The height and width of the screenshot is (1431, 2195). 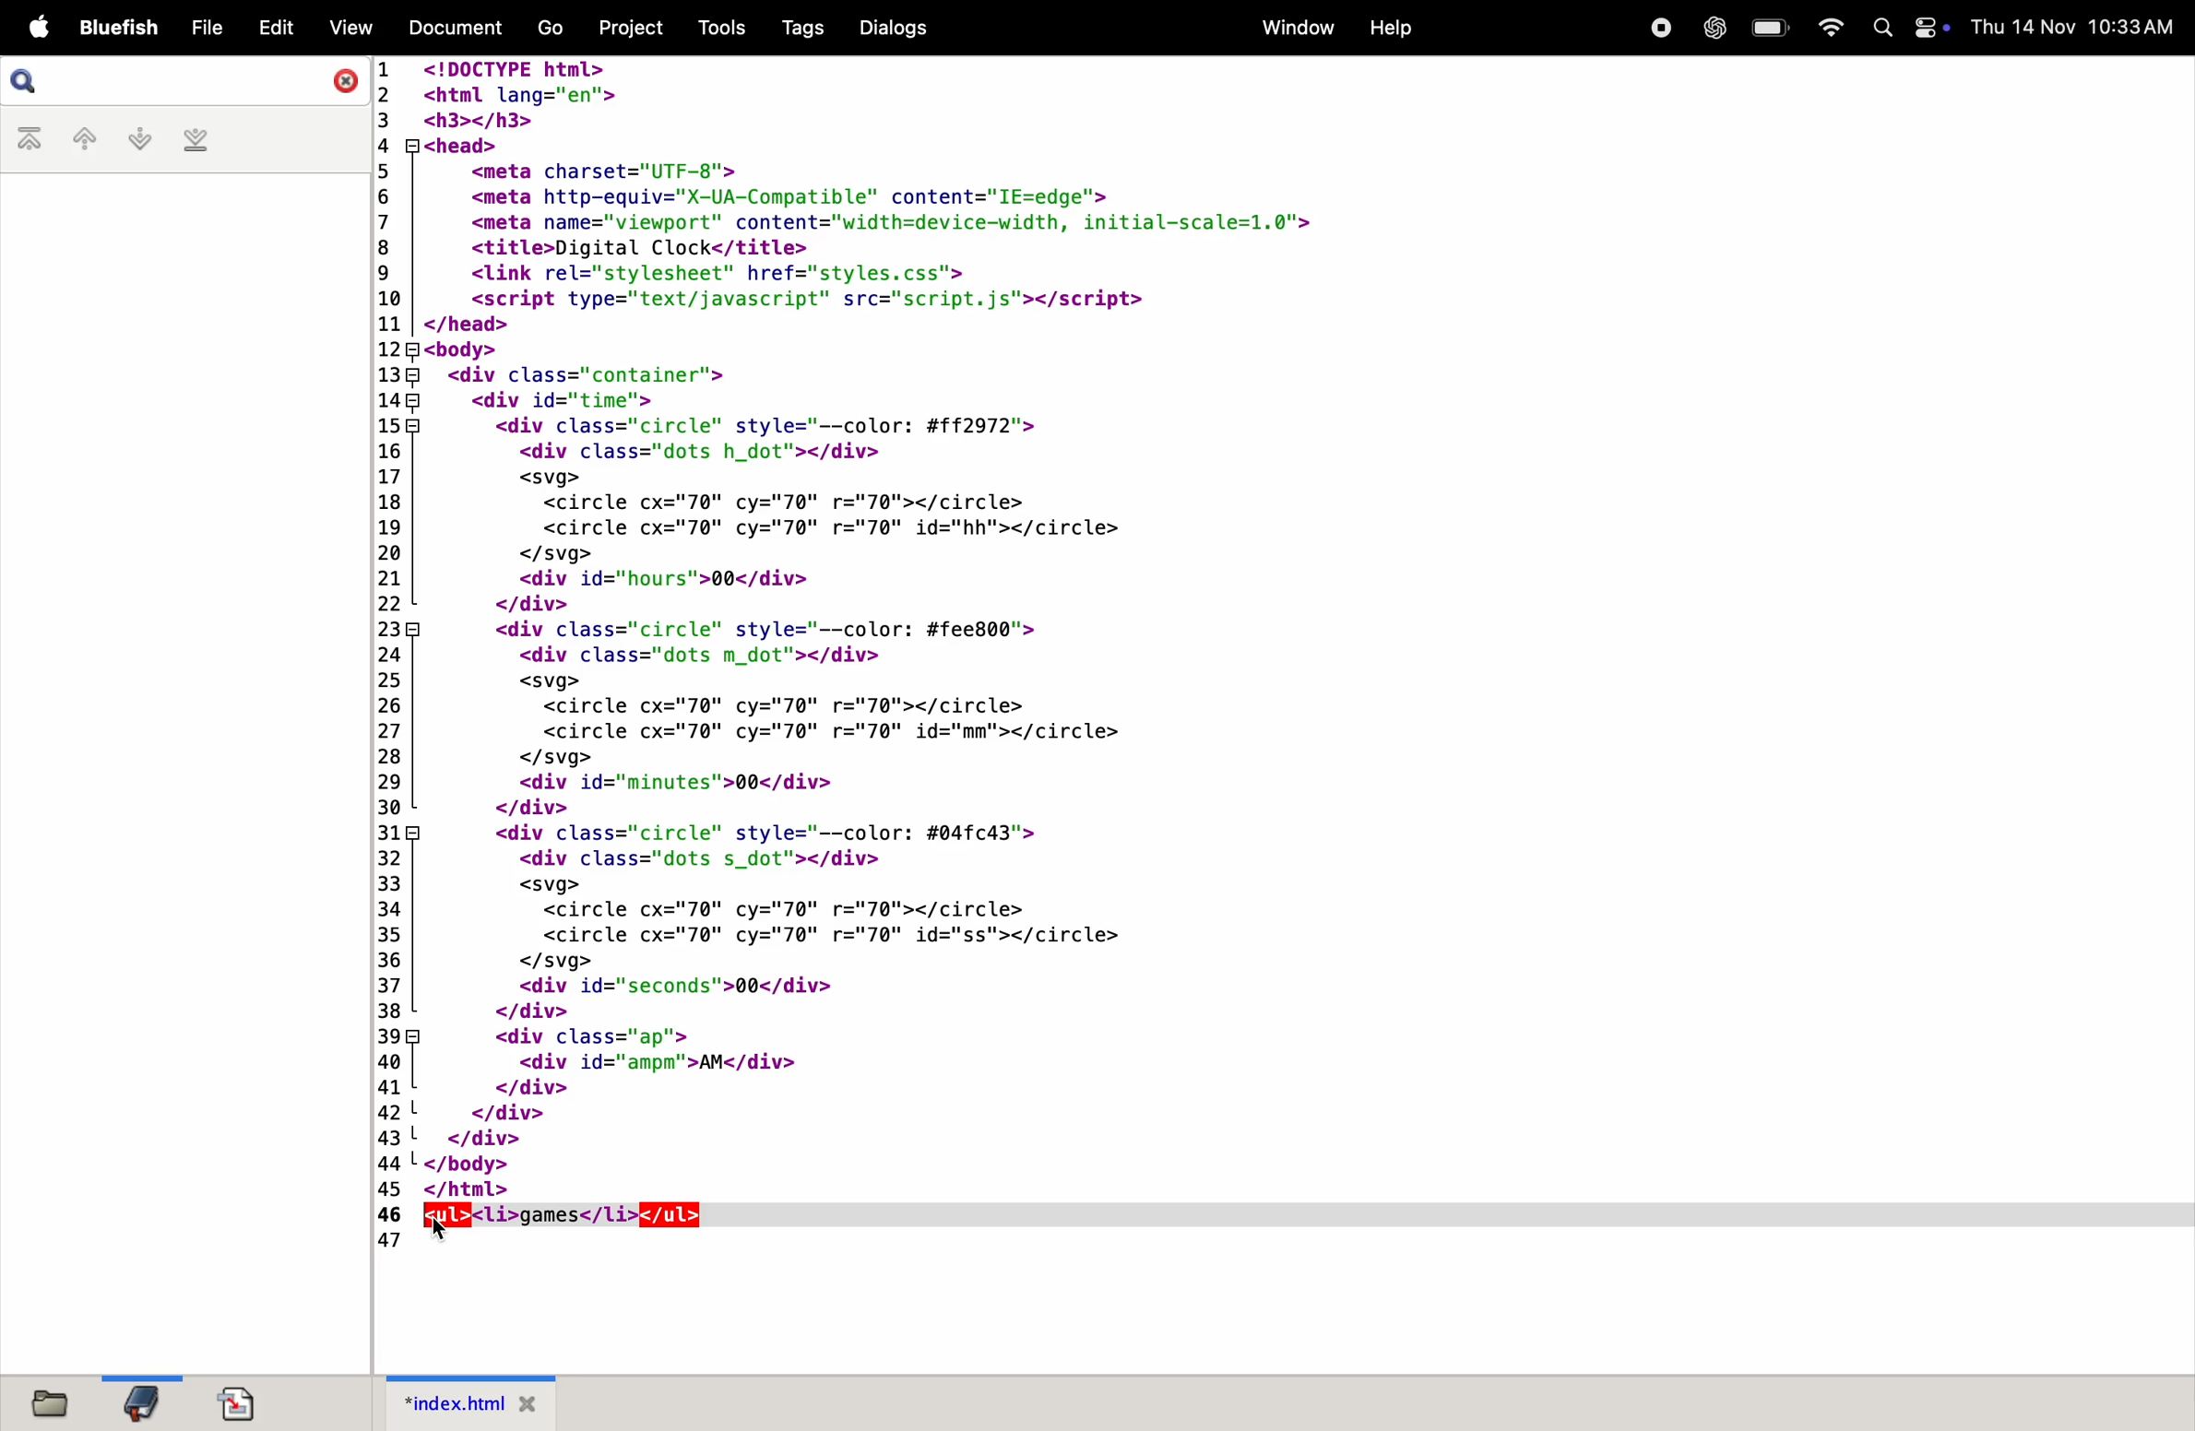 I want to click on Apple menu, so click(x=35, y=26).